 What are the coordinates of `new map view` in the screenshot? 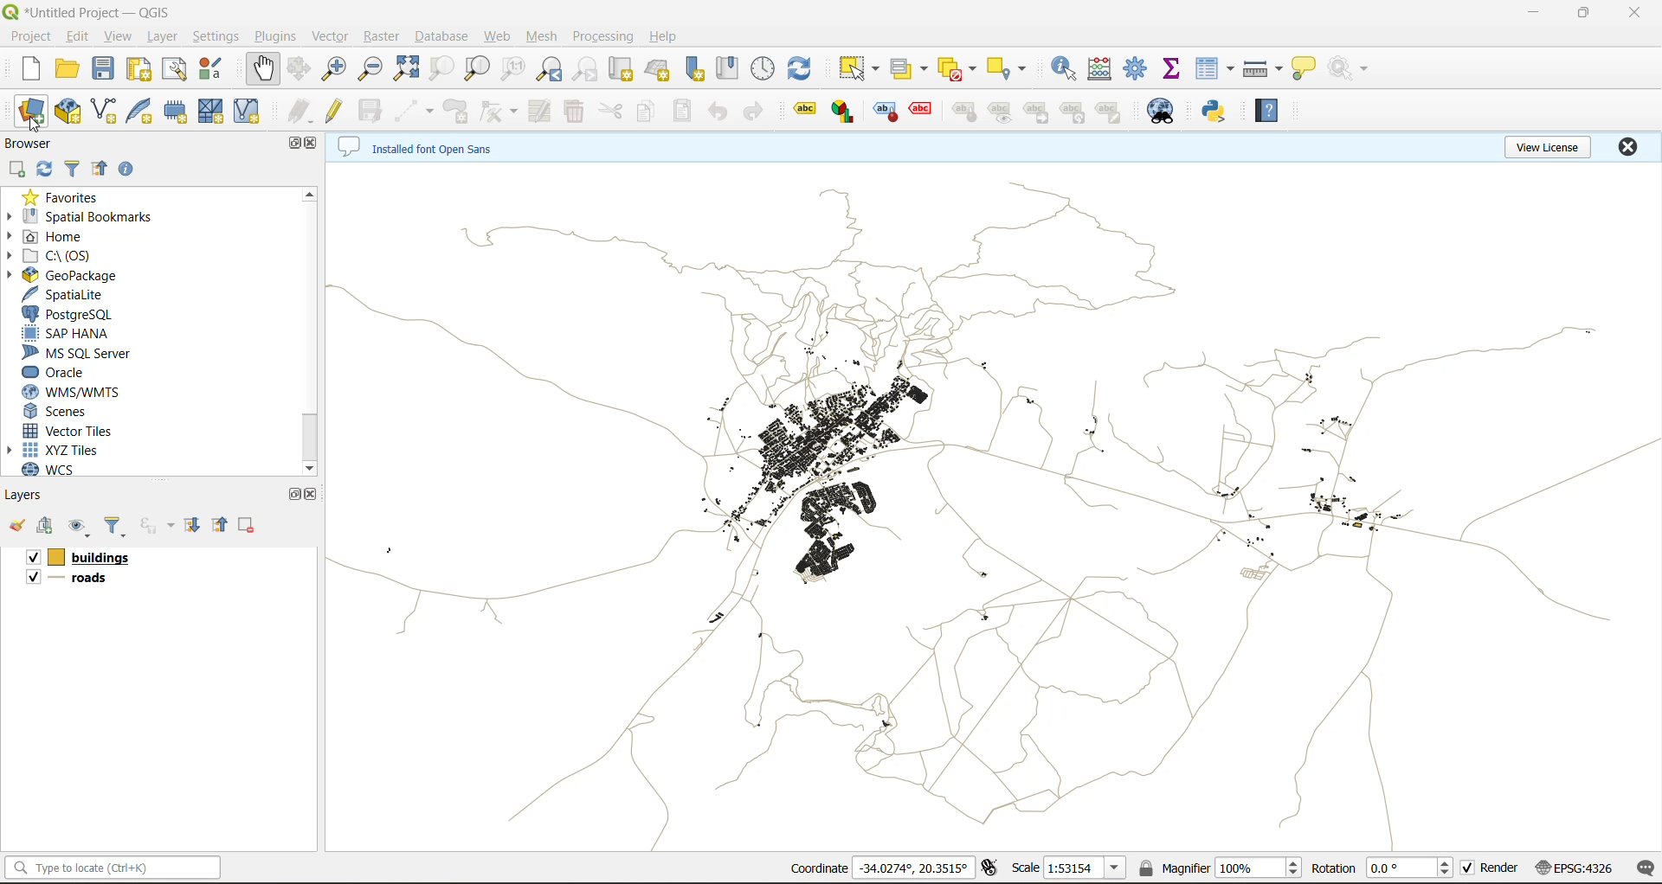 It's located at (623, 72).